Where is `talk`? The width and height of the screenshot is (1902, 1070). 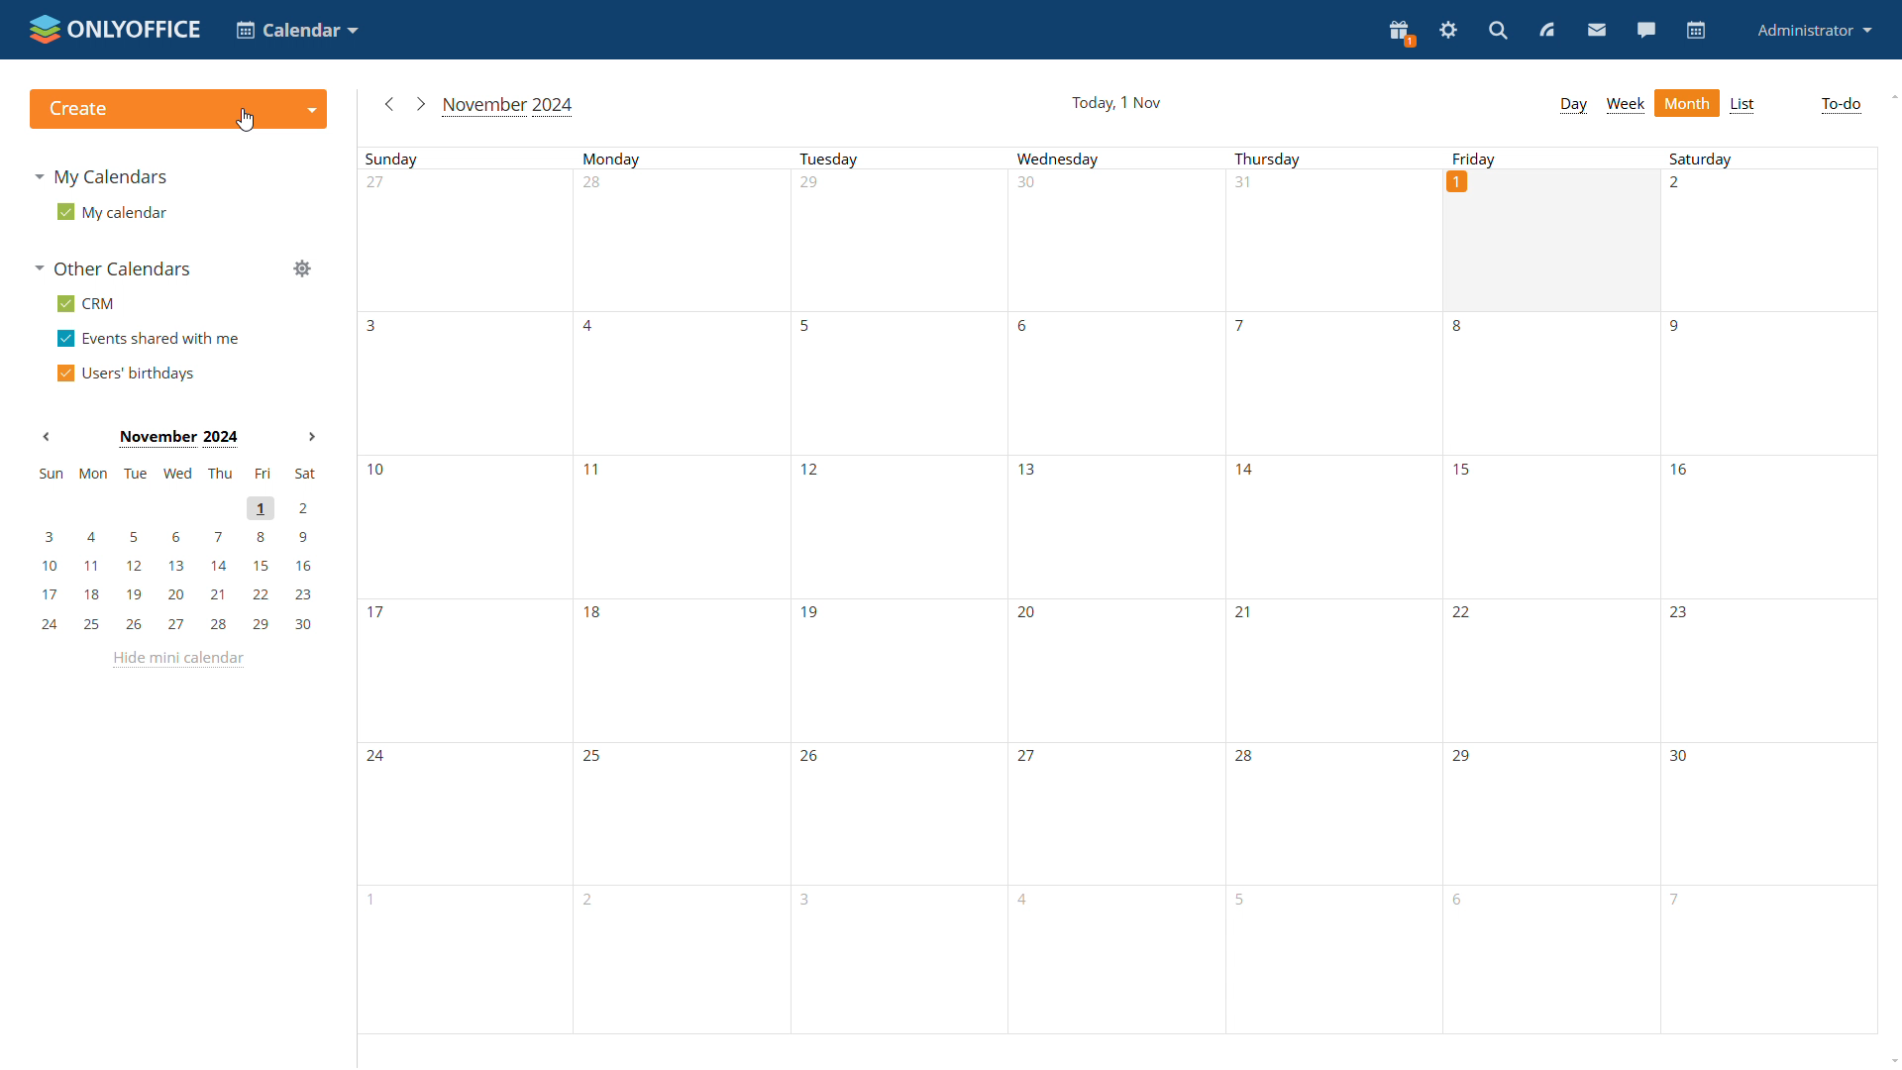
talk is located at coordinates (1646, 32).